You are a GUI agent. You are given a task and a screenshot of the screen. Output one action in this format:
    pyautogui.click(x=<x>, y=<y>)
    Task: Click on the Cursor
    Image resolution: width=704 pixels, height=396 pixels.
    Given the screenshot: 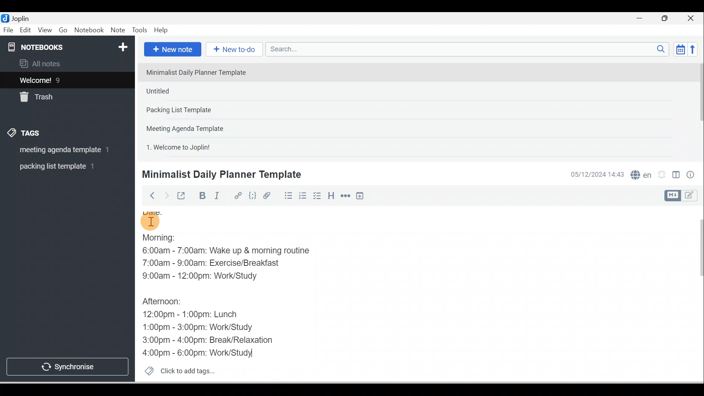 What is the action you would take?
    pyautogui.click(x=150, y=220)
    